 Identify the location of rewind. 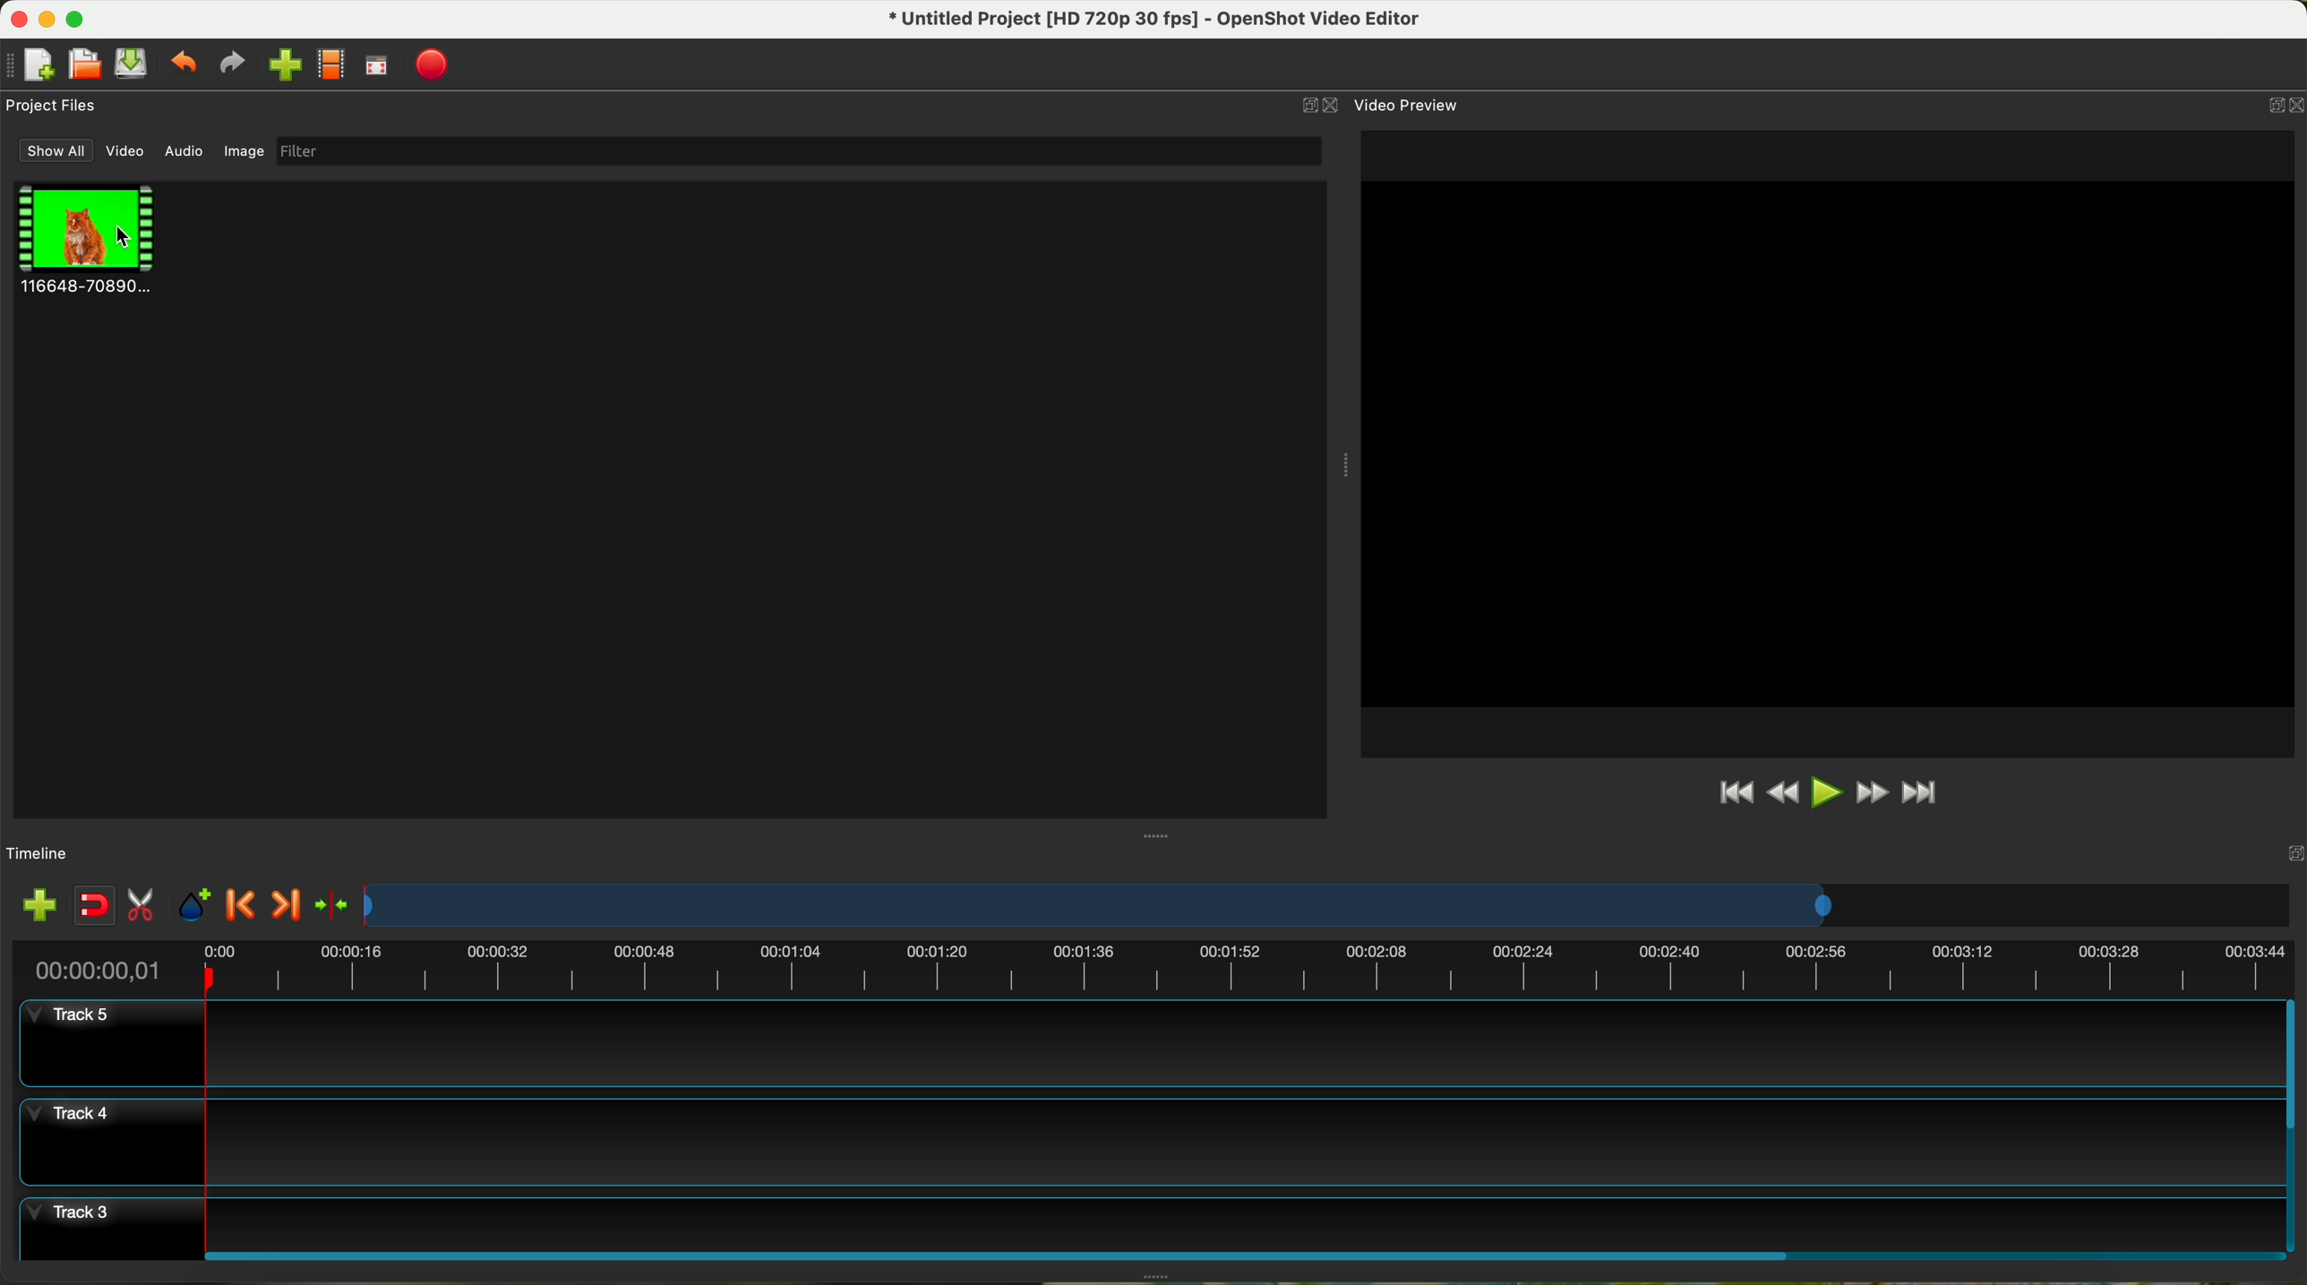
(1785, 793).